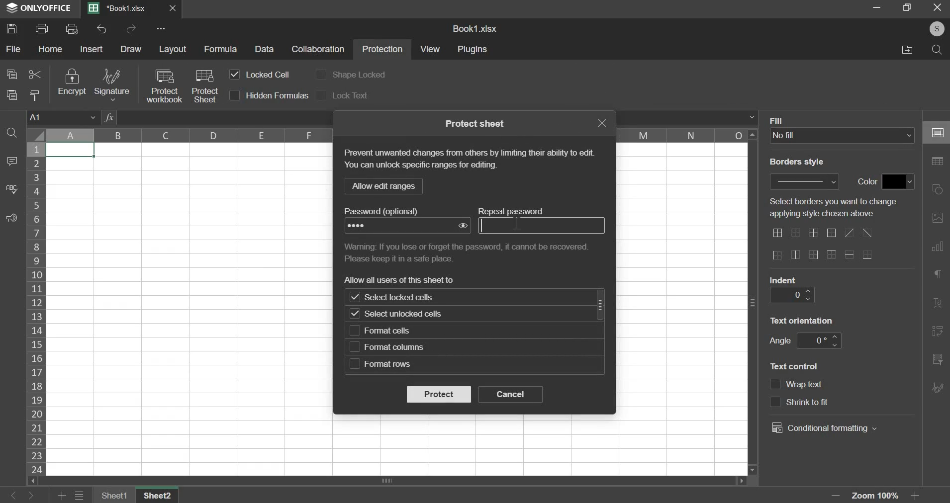 Image resolution: width=950 pixels, height=503 pixels. I want to click on save, so click(12, 27).